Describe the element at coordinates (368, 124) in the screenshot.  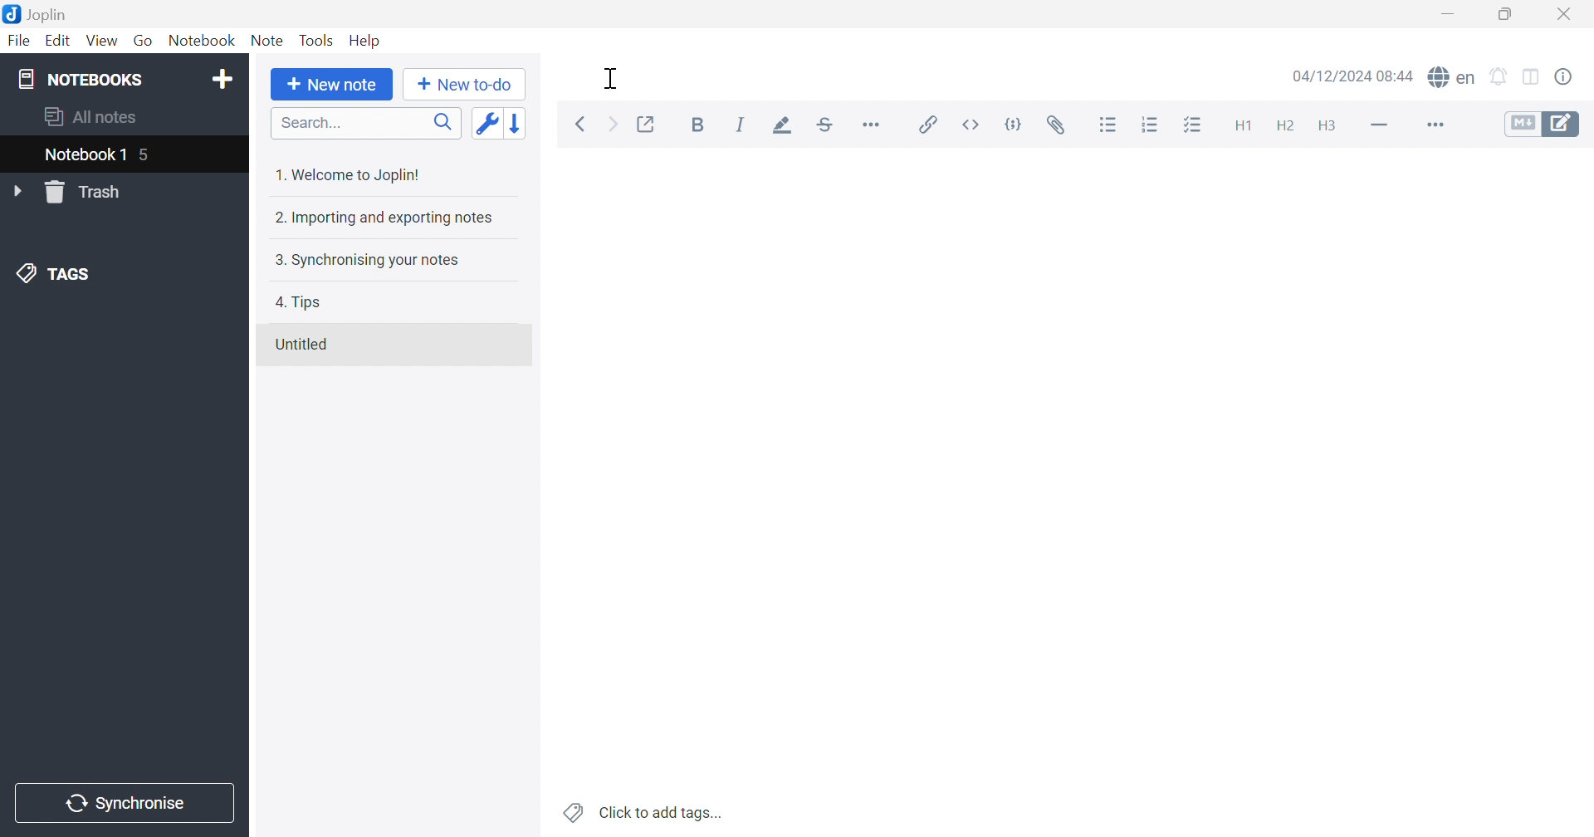
I see `Search` at that location.